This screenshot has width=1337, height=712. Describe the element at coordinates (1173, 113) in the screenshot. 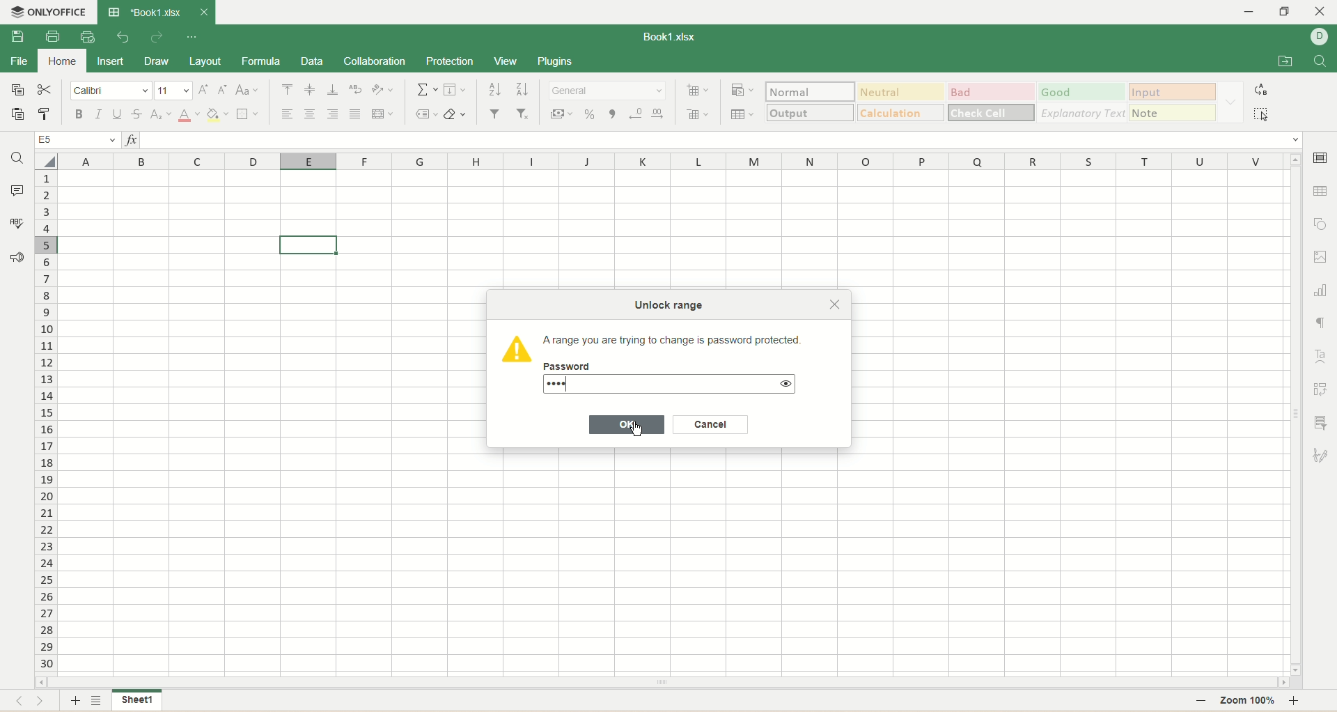

I see `note` at that location.